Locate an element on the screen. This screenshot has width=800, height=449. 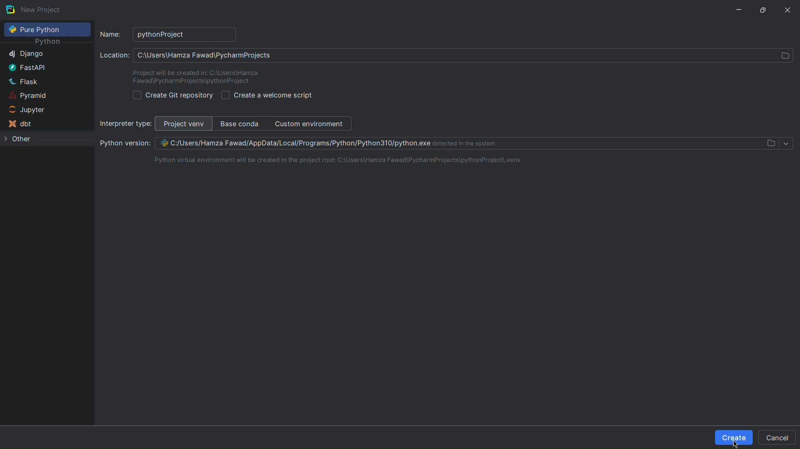
FastAPI is located at coordinates (27, 67).